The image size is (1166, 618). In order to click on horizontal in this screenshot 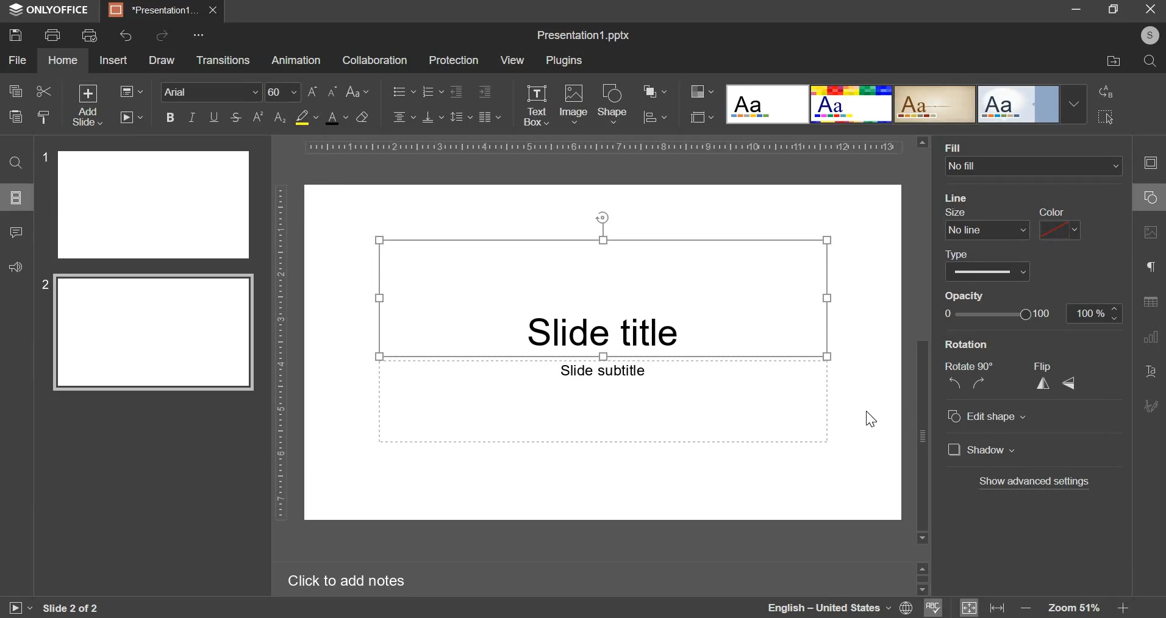, I will do `click(1071, 383)`.